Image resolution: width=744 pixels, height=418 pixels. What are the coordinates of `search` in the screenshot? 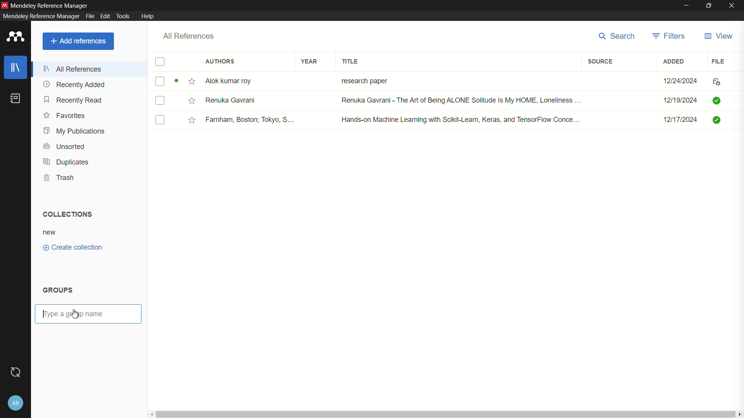 It's located at (614, 36).